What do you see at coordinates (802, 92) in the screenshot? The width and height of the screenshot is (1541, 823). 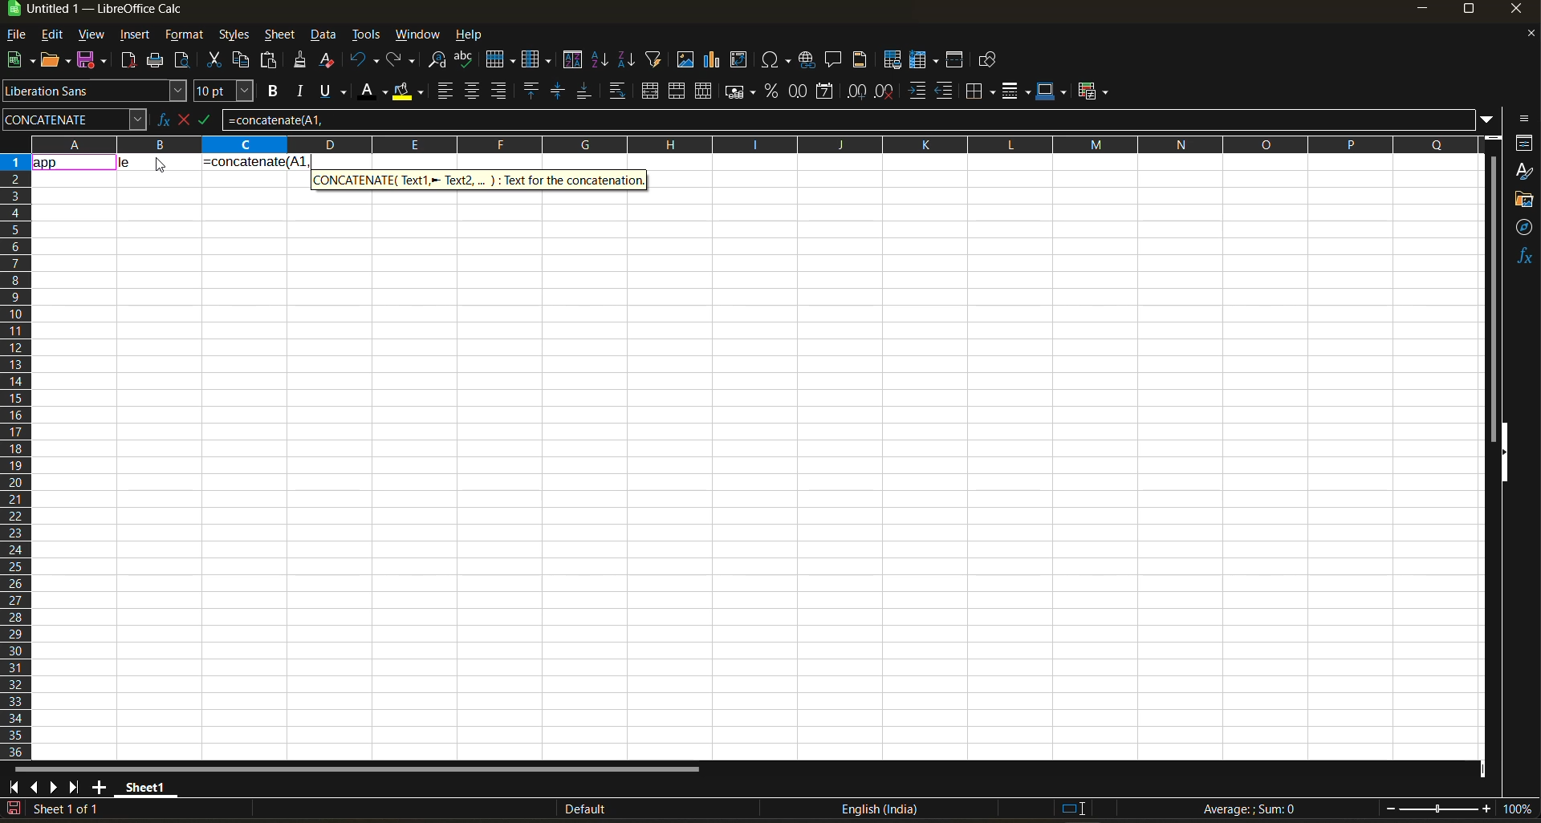 I see `format as number` at bounding box center [802, 92].